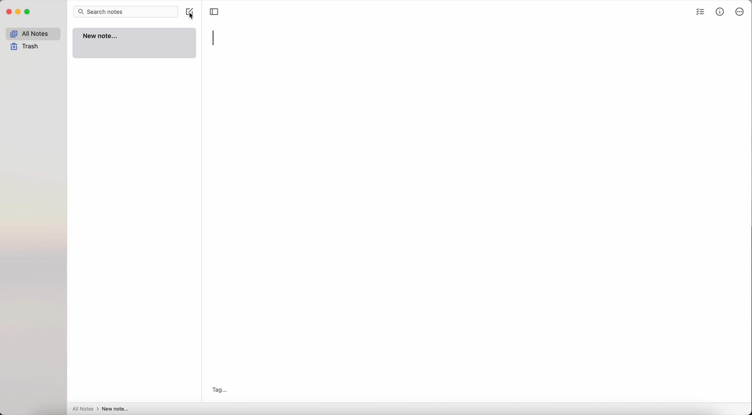 The height and width of the screenshot is (415, 752). What do you see at coordinates (26, 47) in the screenshot?
I see `trash` at bounding box center [26, 47].